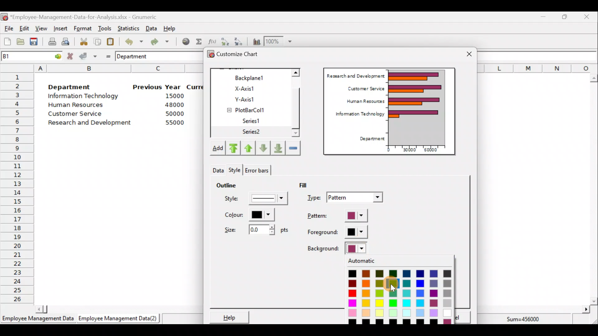 The width and height of the screenshot is (598, 336). What do you see at coordinates (77, 115) in the screenshot?
I see `Customer Service` at bounding box center [77, 115].